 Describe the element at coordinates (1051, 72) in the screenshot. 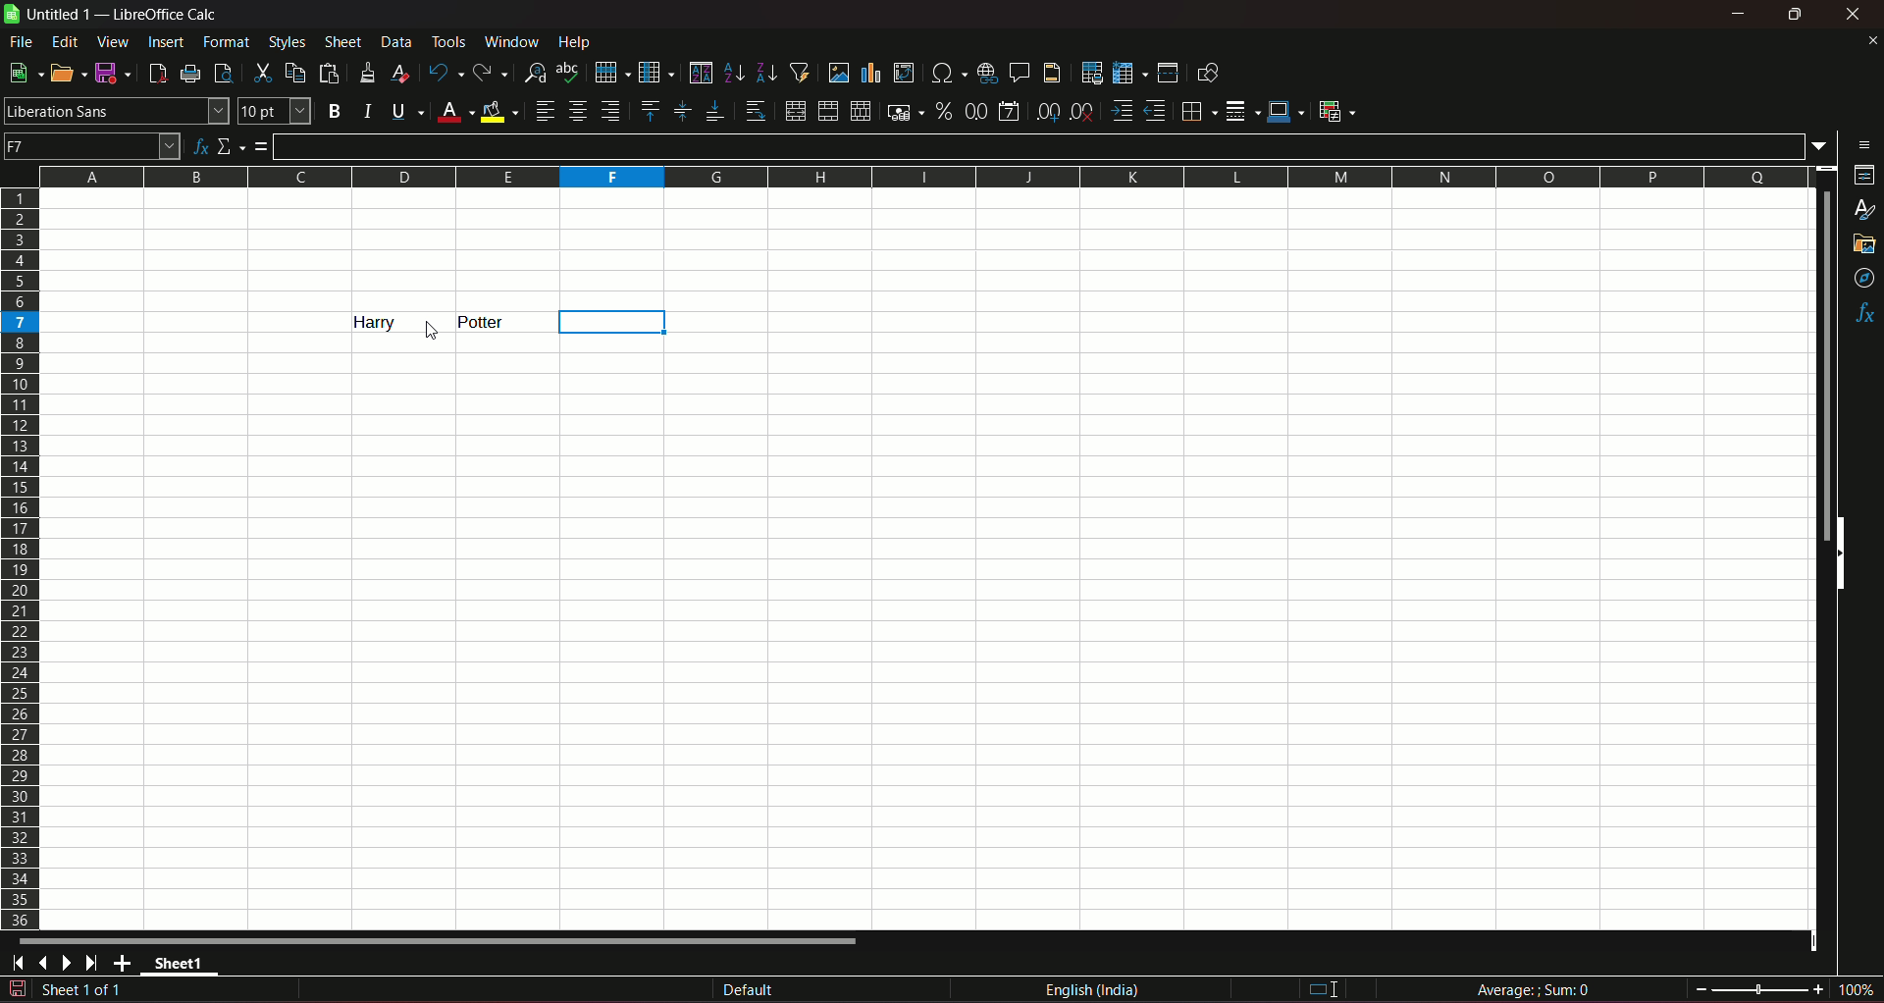

I see `headers & footers` at that location.